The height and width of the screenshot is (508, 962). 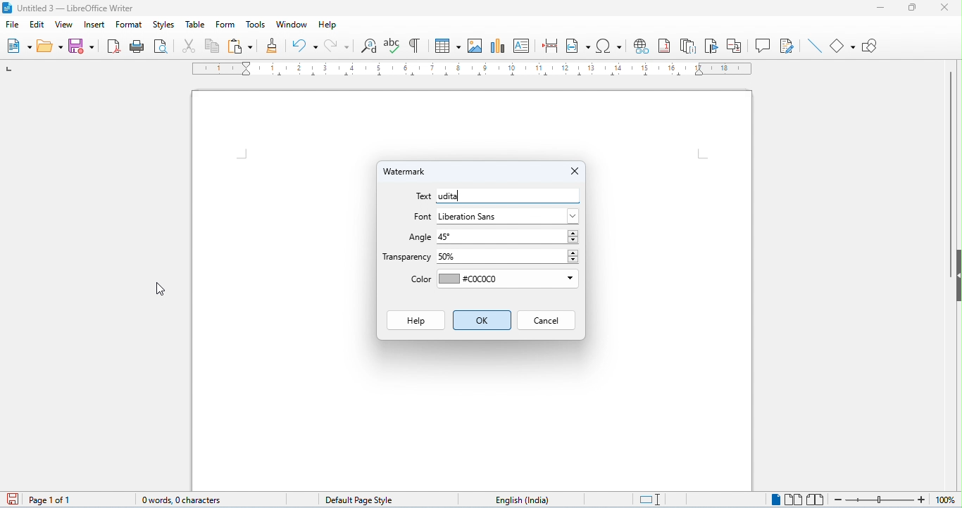 I want to click on export as pdf, so click(x=114, y=46).